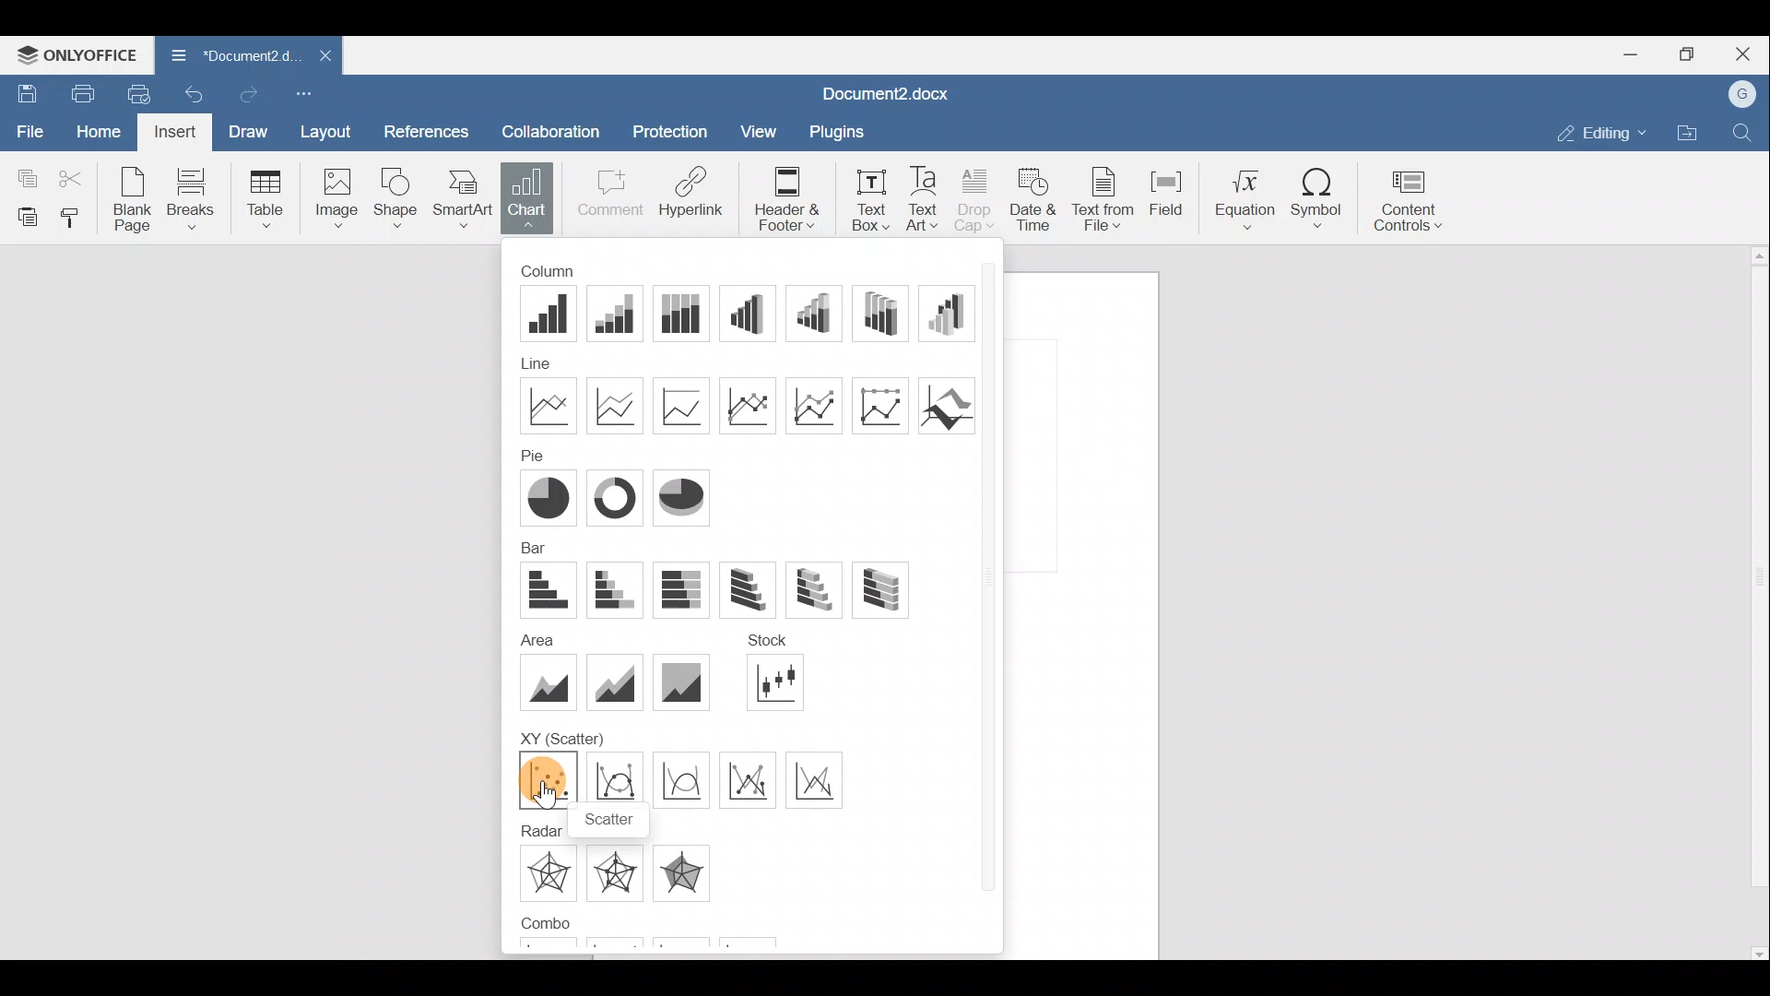  What do you see at coordinates (891, 313) in the screenshot?
I see `3-D 100% stacked column` at bounding box center [891, 313].